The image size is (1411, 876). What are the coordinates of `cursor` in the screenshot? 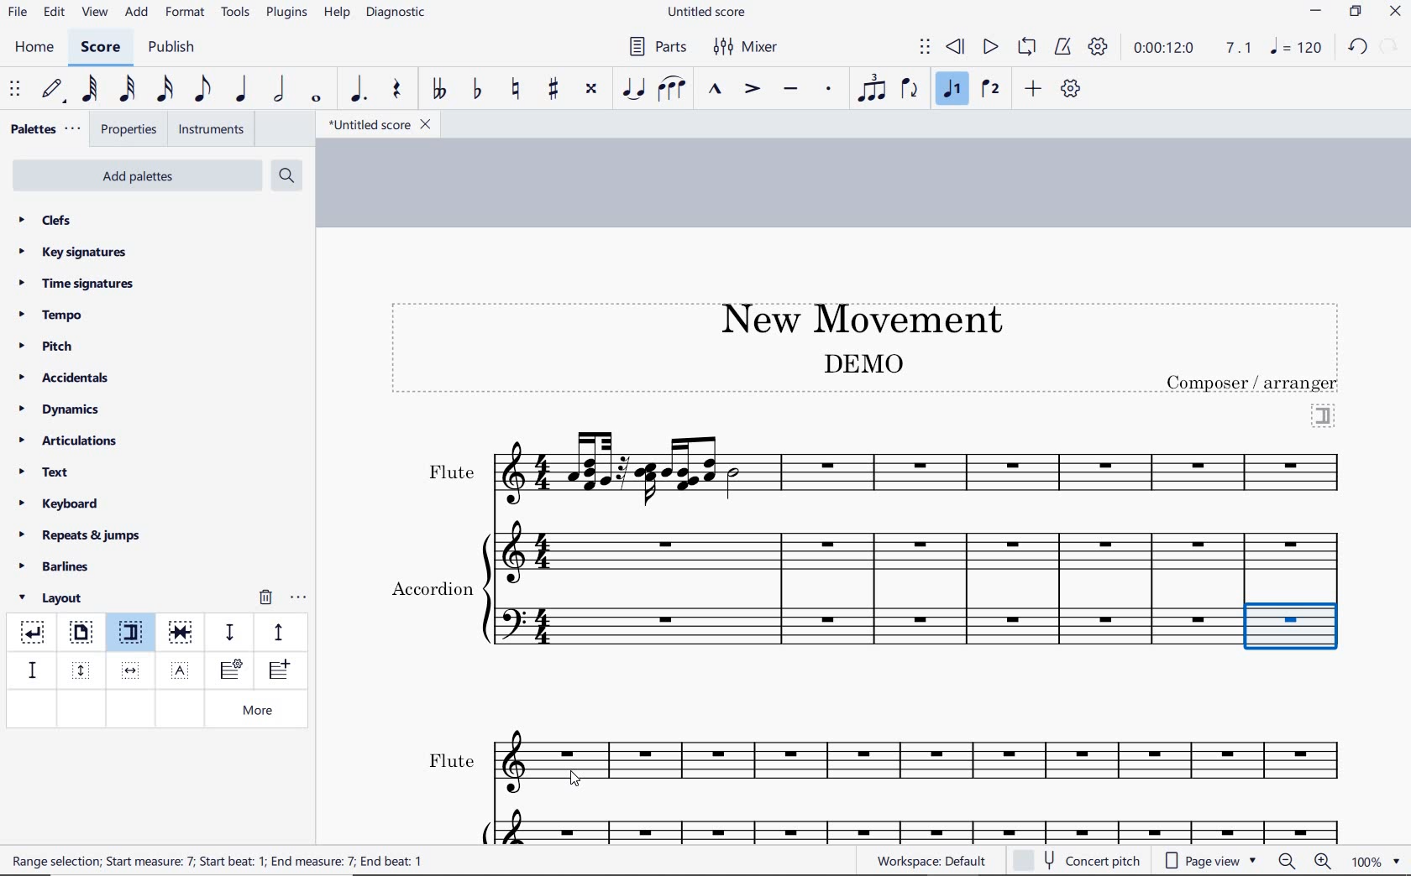 It's located at (579, 779).